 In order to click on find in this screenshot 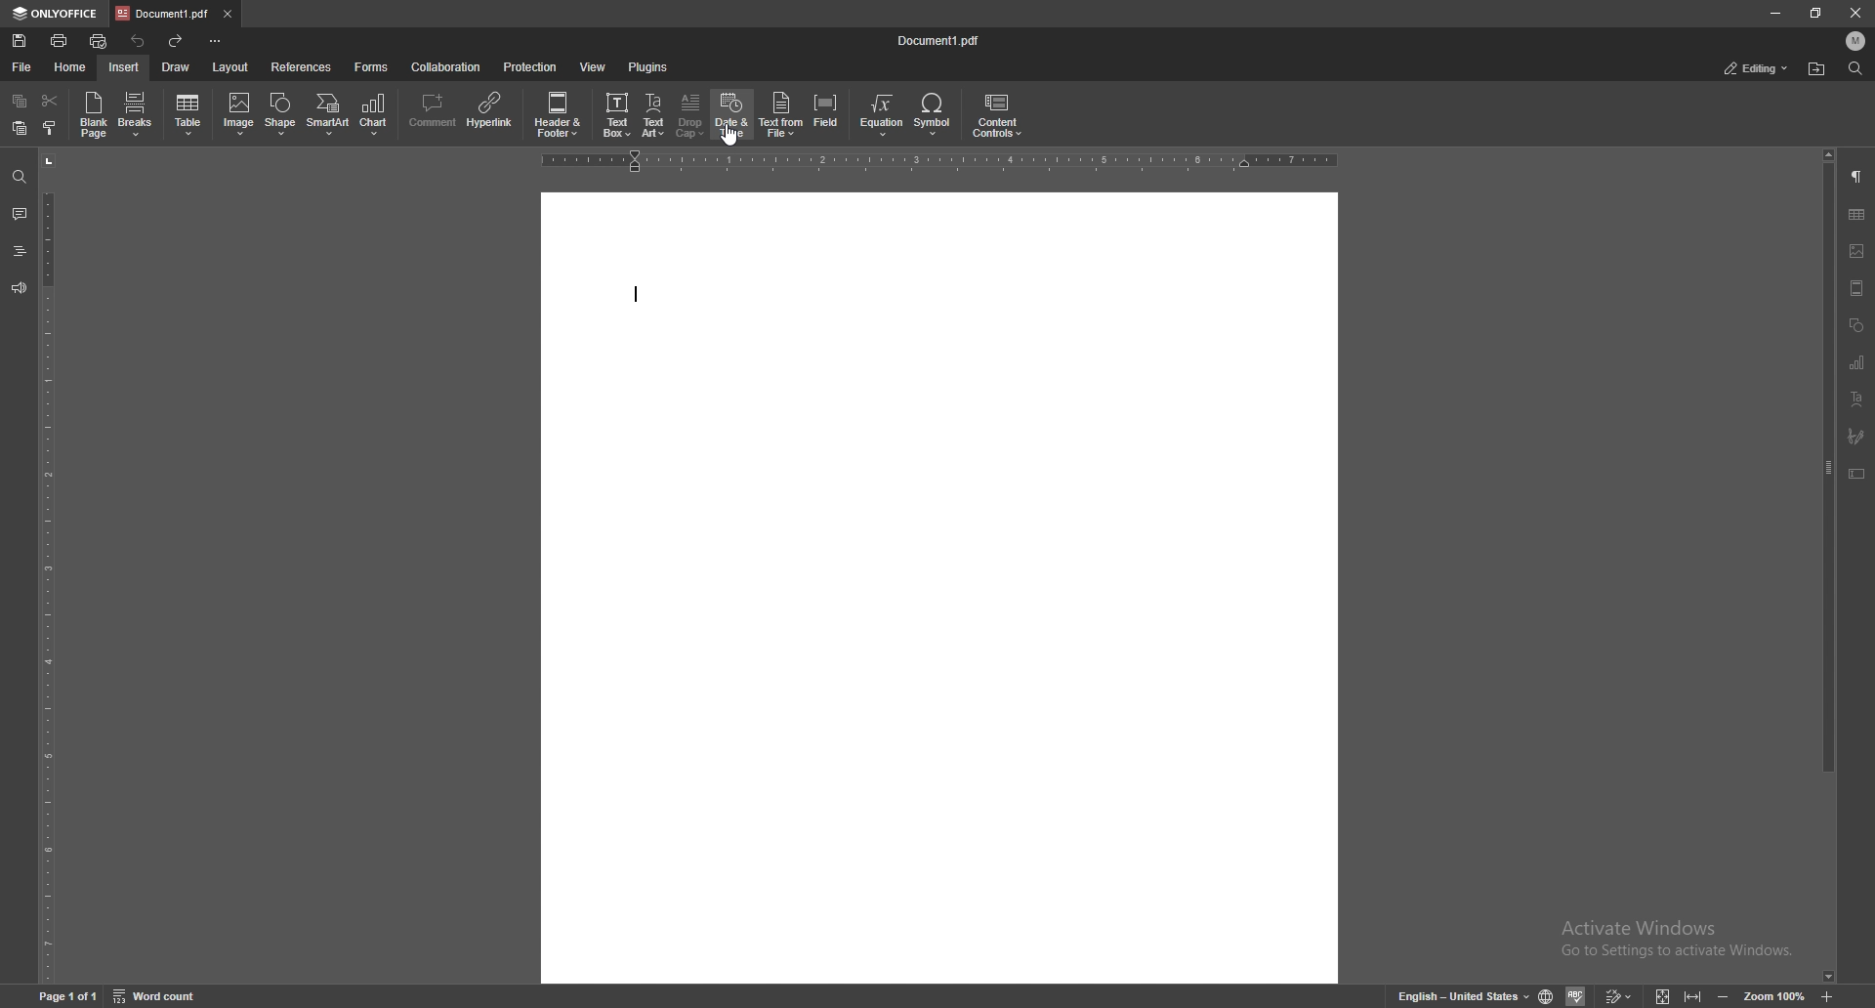, I will do `click(21, 178)`.